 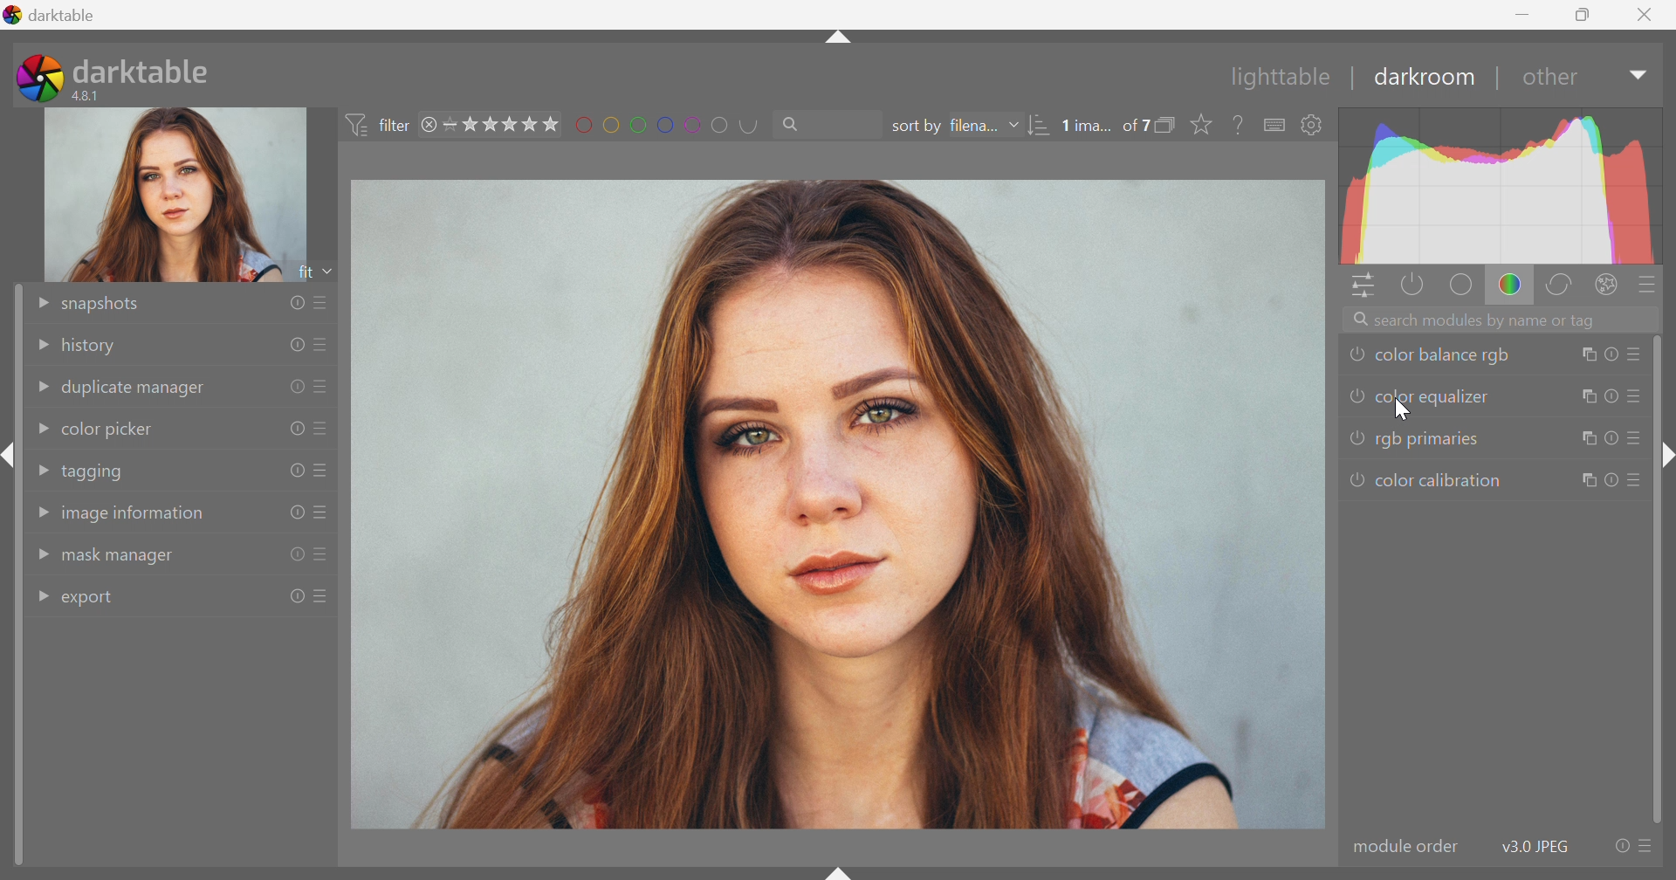 I want to click on 'rgb primaries' is switched off, so click(x=1354, y=437).